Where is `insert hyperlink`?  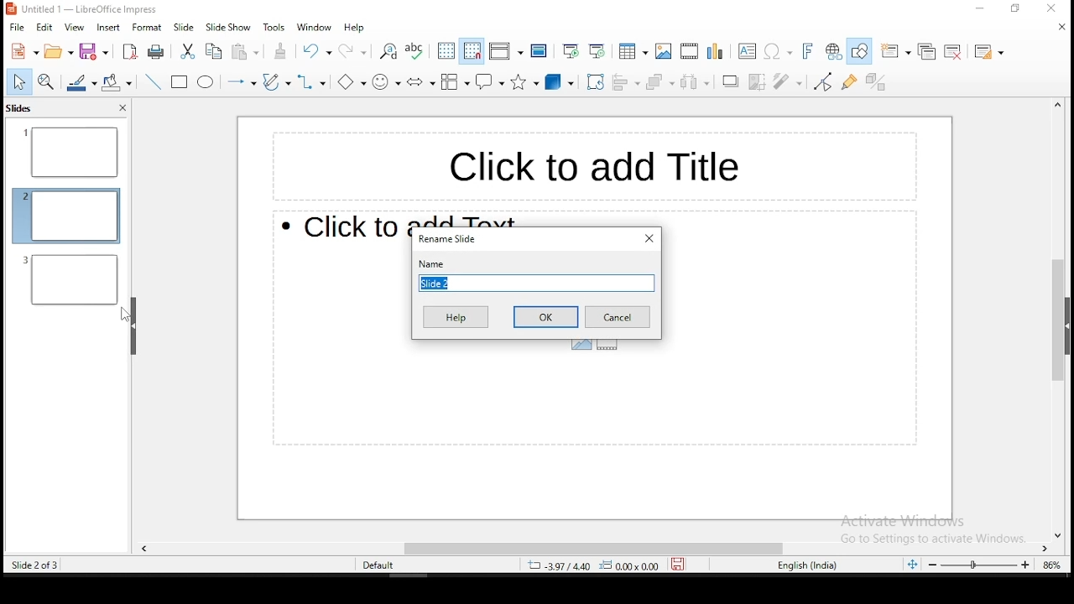
insert hyperlink is located at coordinates (832, 50).